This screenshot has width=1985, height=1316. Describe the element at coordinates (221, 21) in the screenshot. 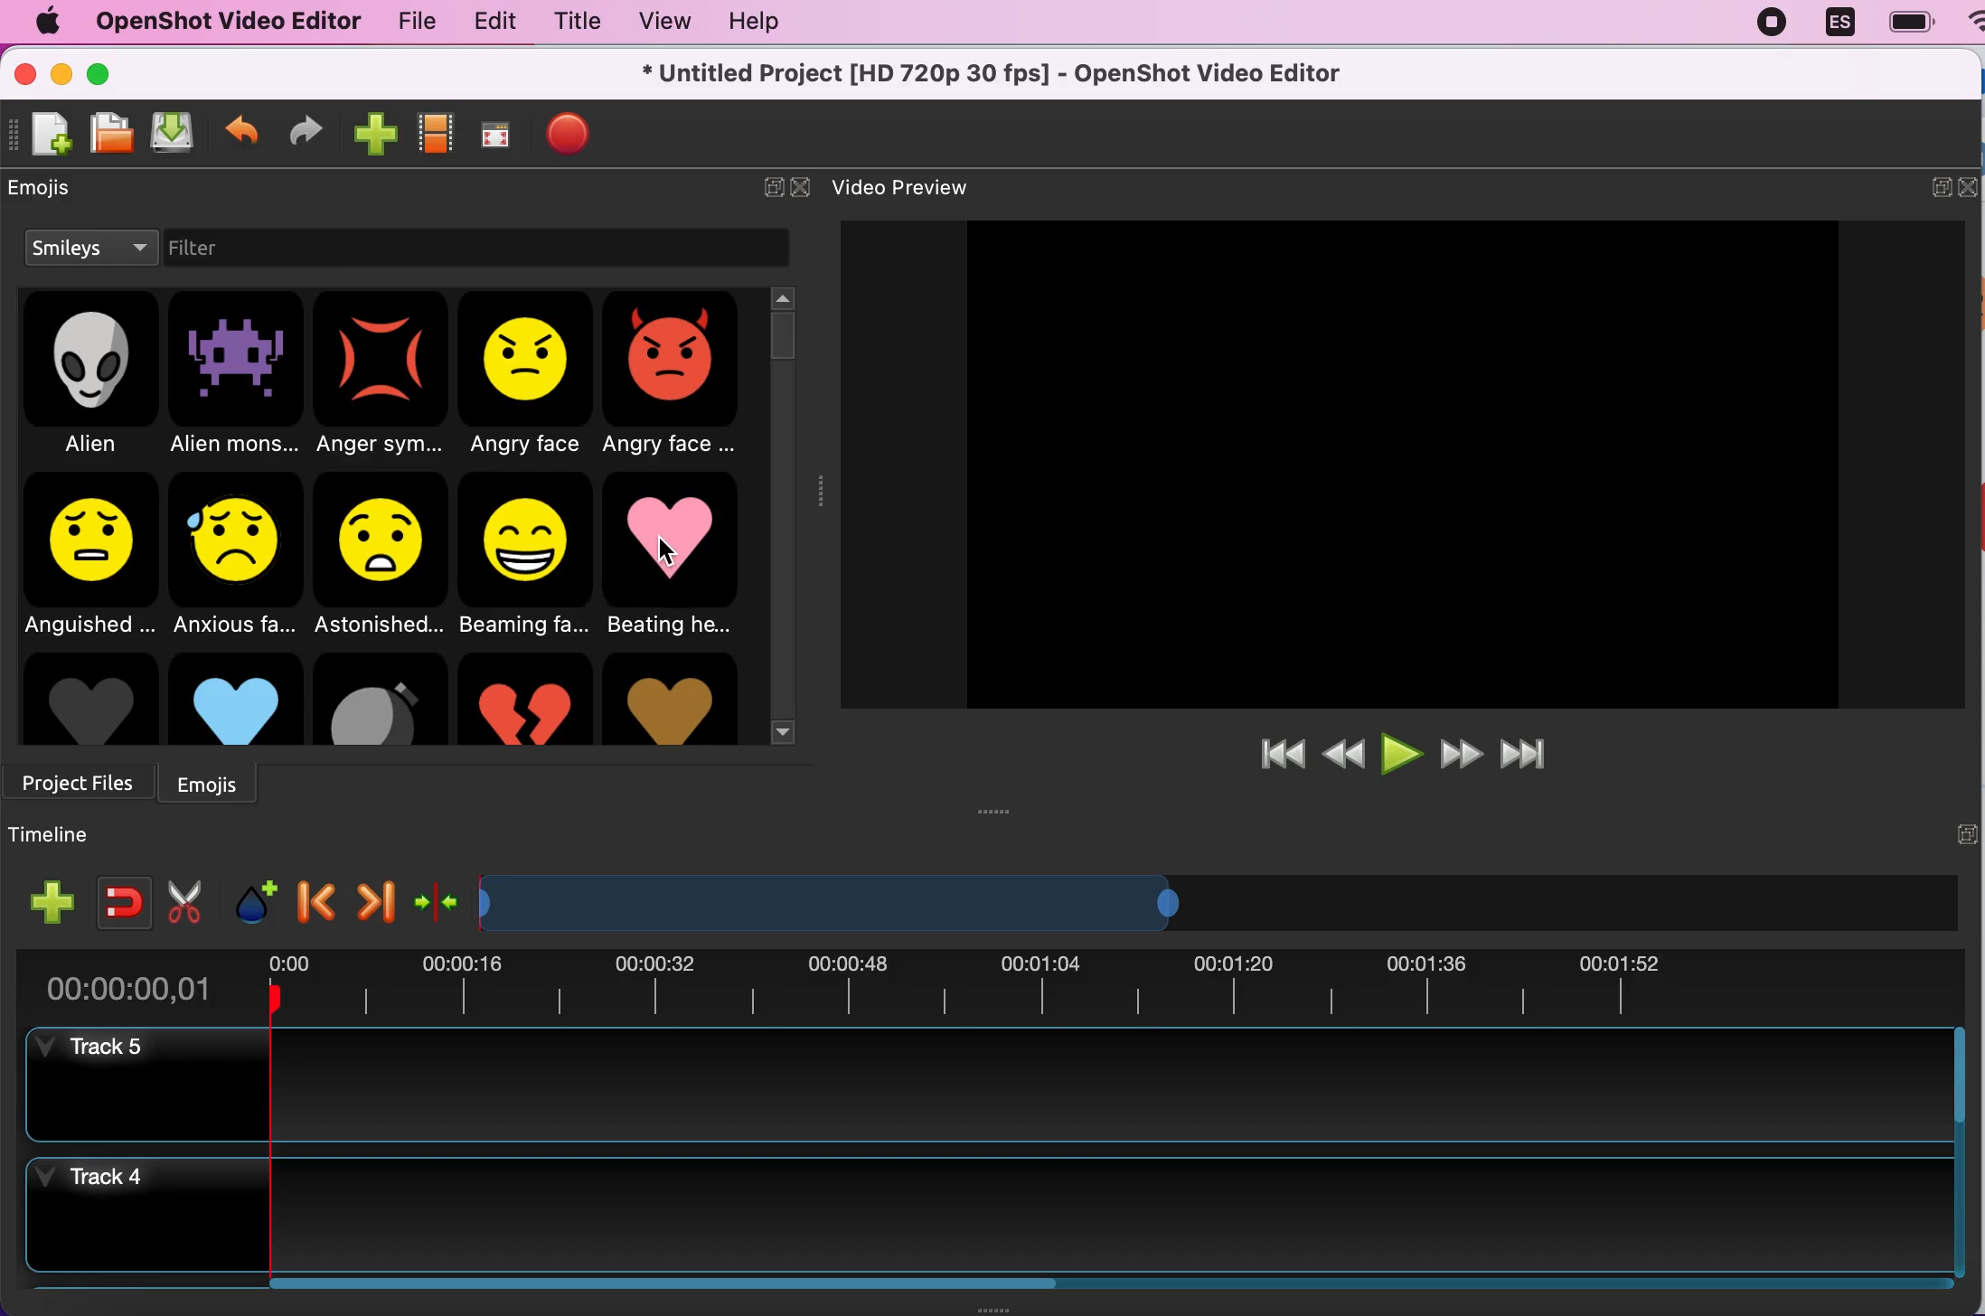

I see `openshot video editor` at that location.